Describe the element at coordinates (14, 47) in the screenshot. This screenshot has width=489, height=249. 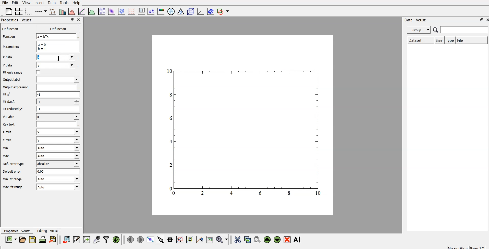
I see `Parameters` at that location.